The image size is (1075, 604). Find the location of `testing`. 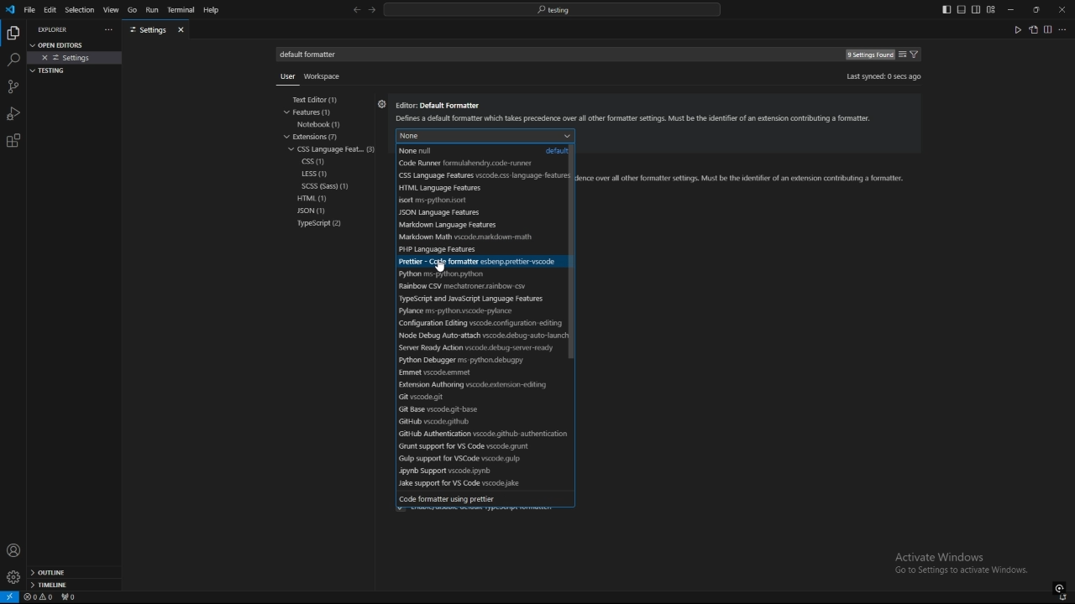

testing is located at coordinates (51, 70).